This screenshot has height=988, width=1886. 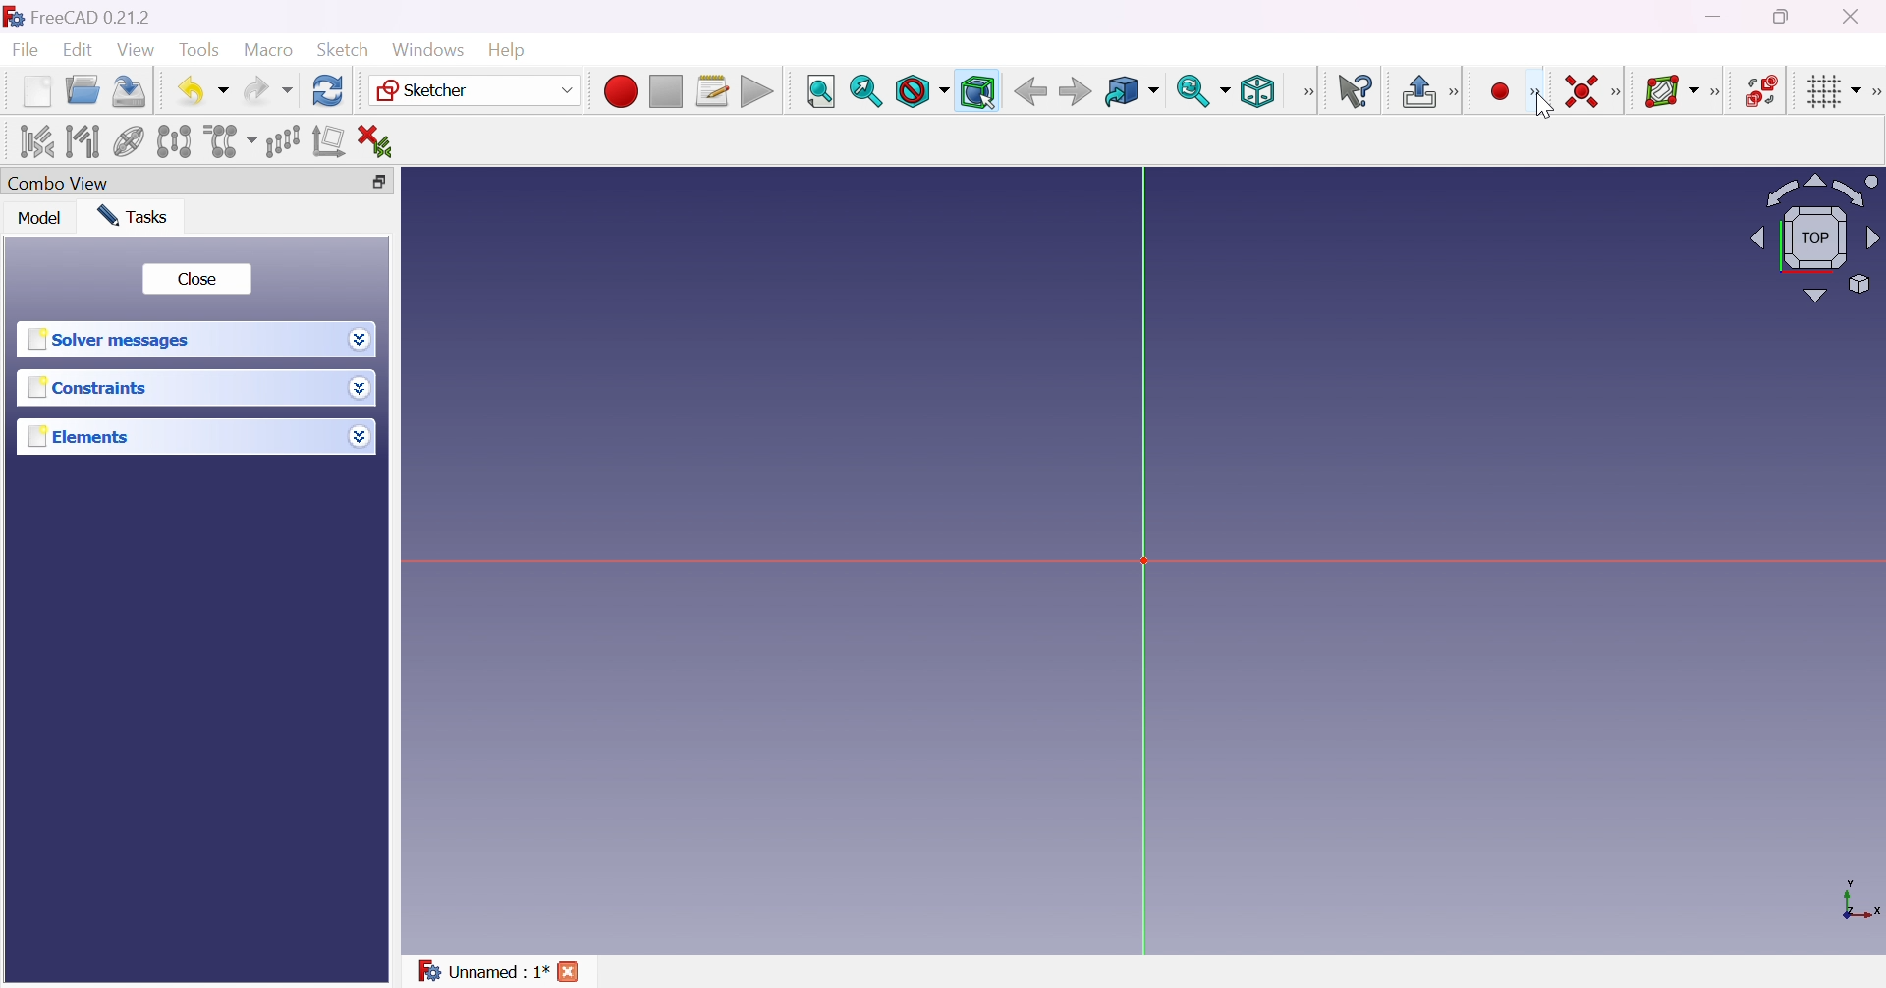 What do you see at coordinates (510, 51) in the screenshot?
I see `Help` at bounding box center [510, 51].